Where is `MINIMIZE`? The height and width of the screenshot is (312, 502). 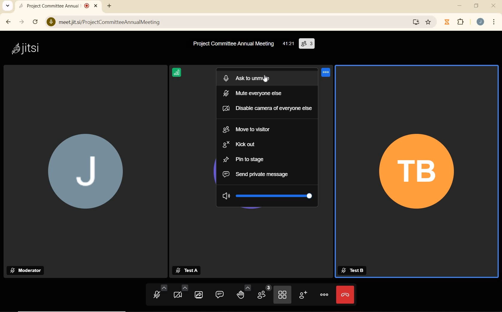
MINIMIZE is located at coordinates (460, 6).